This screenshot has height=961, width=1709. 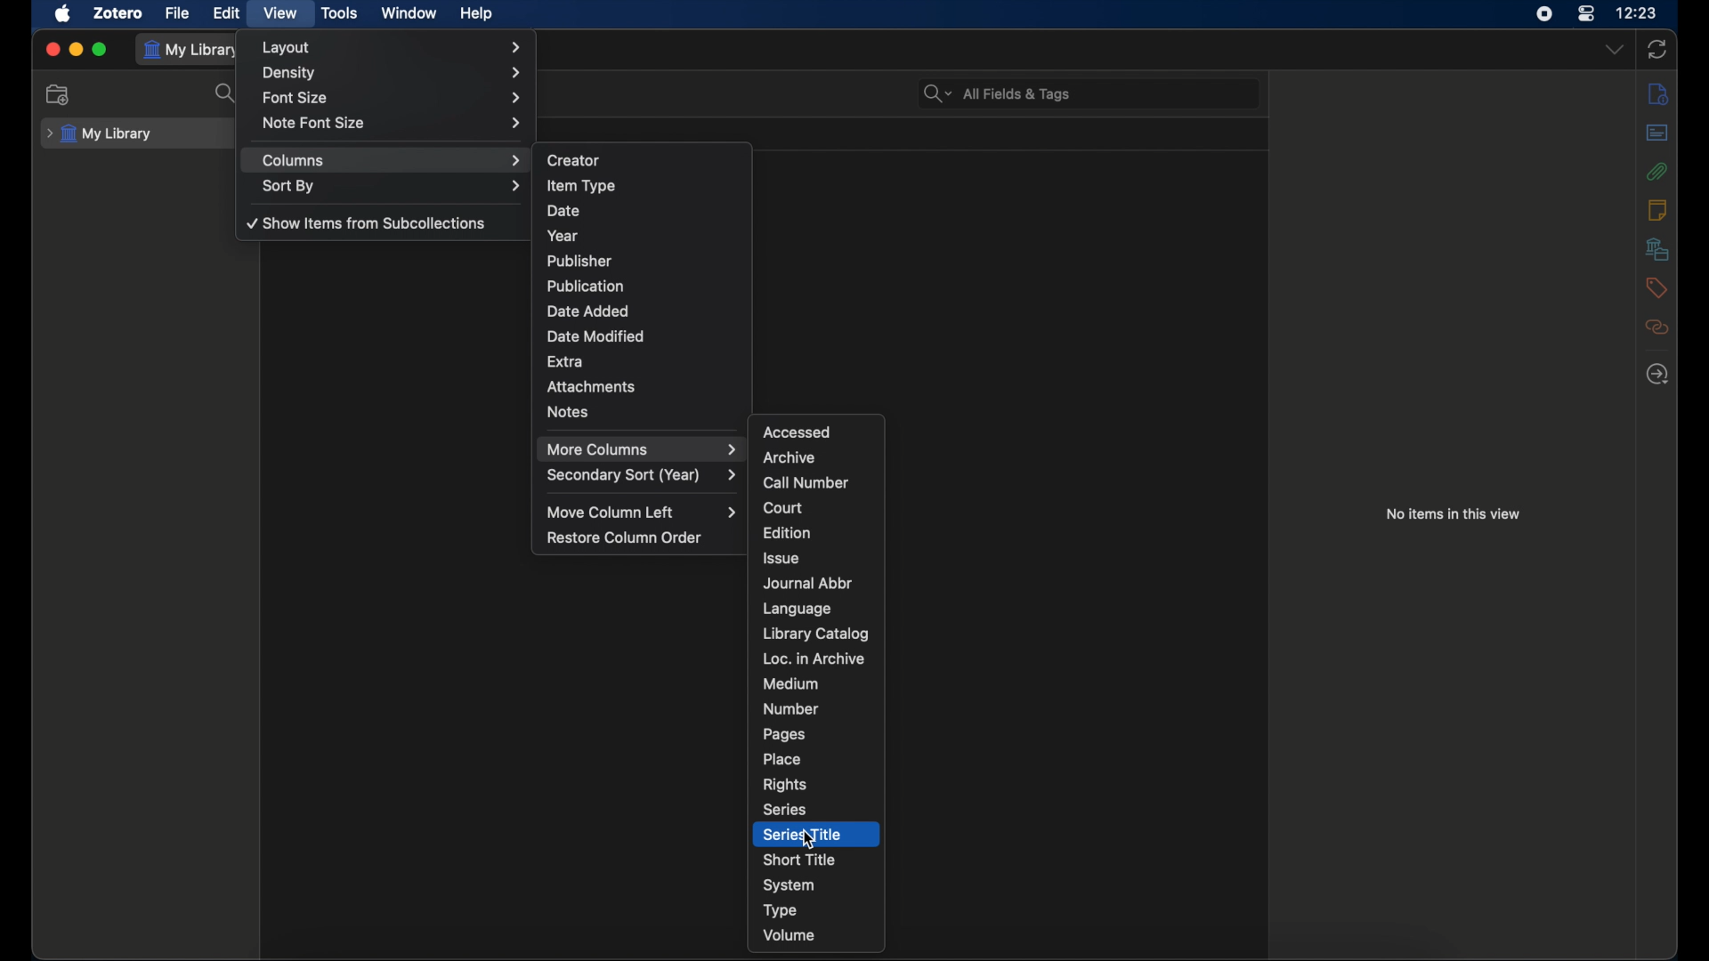 I want to click on secondary sort, so click(x=642, y=475).